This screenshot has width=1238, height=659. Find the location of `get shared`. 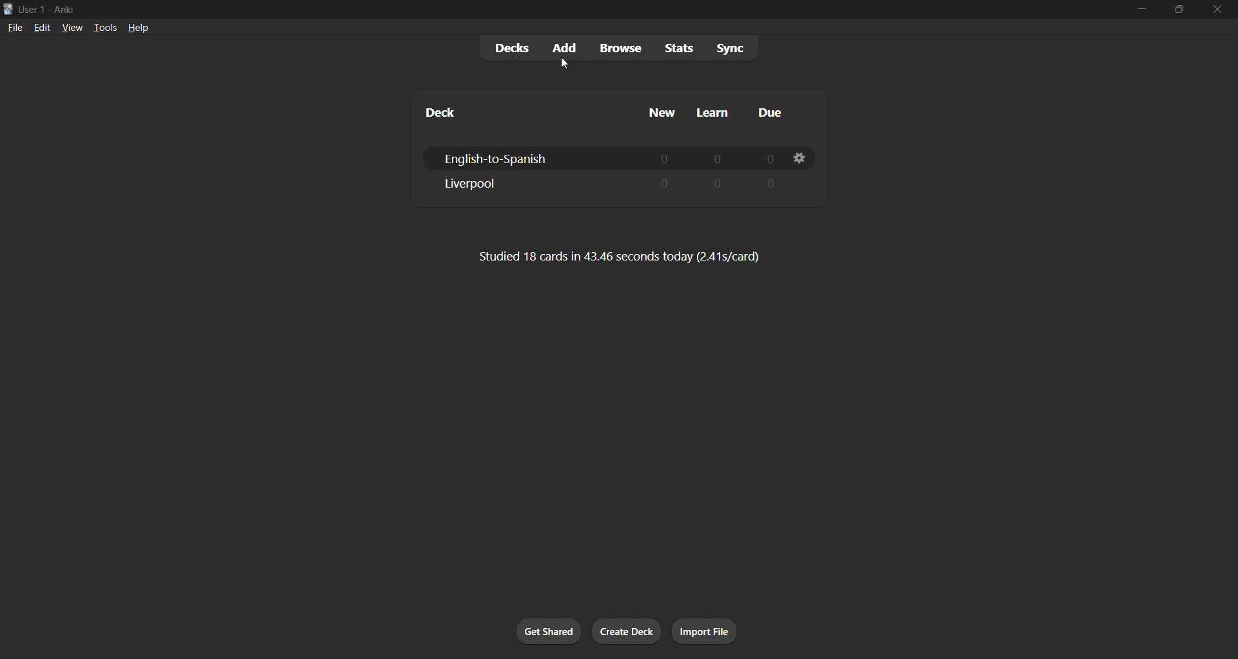

get shared is located at coordinates (548, 630).